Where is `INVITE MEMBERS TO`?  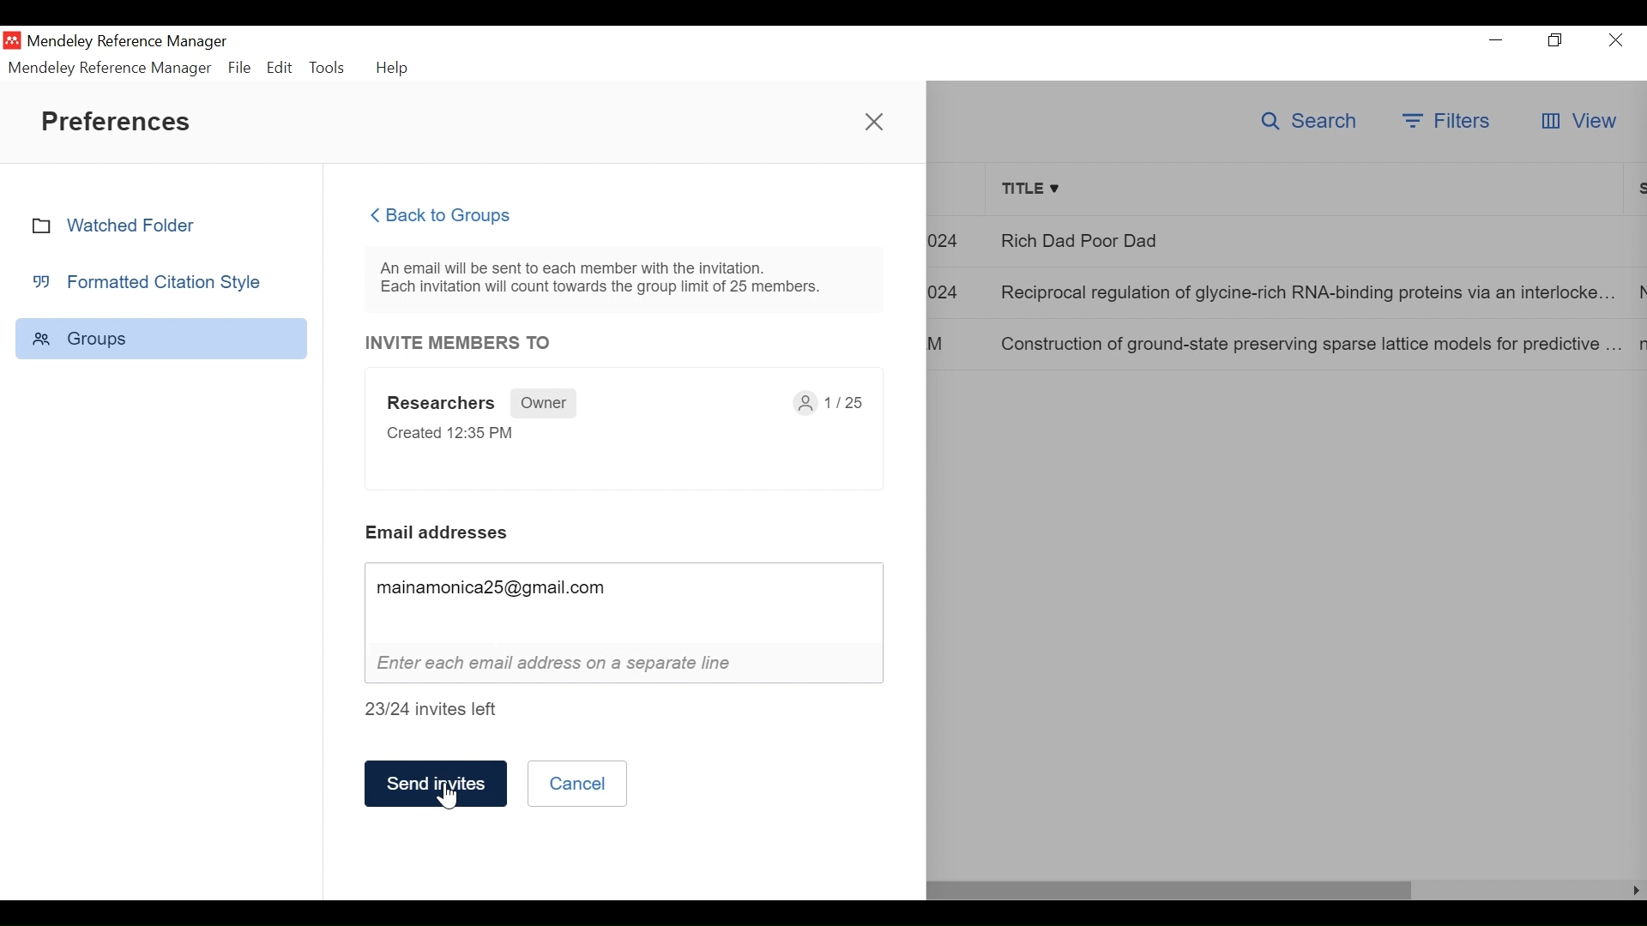 INVITE MEMBERS TO is located at coordinates (460, 343).